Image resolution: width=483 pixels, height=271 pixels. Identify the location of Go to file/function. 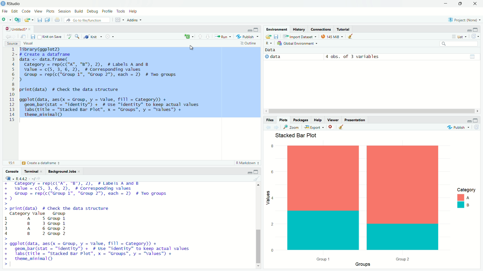
(88, 20).